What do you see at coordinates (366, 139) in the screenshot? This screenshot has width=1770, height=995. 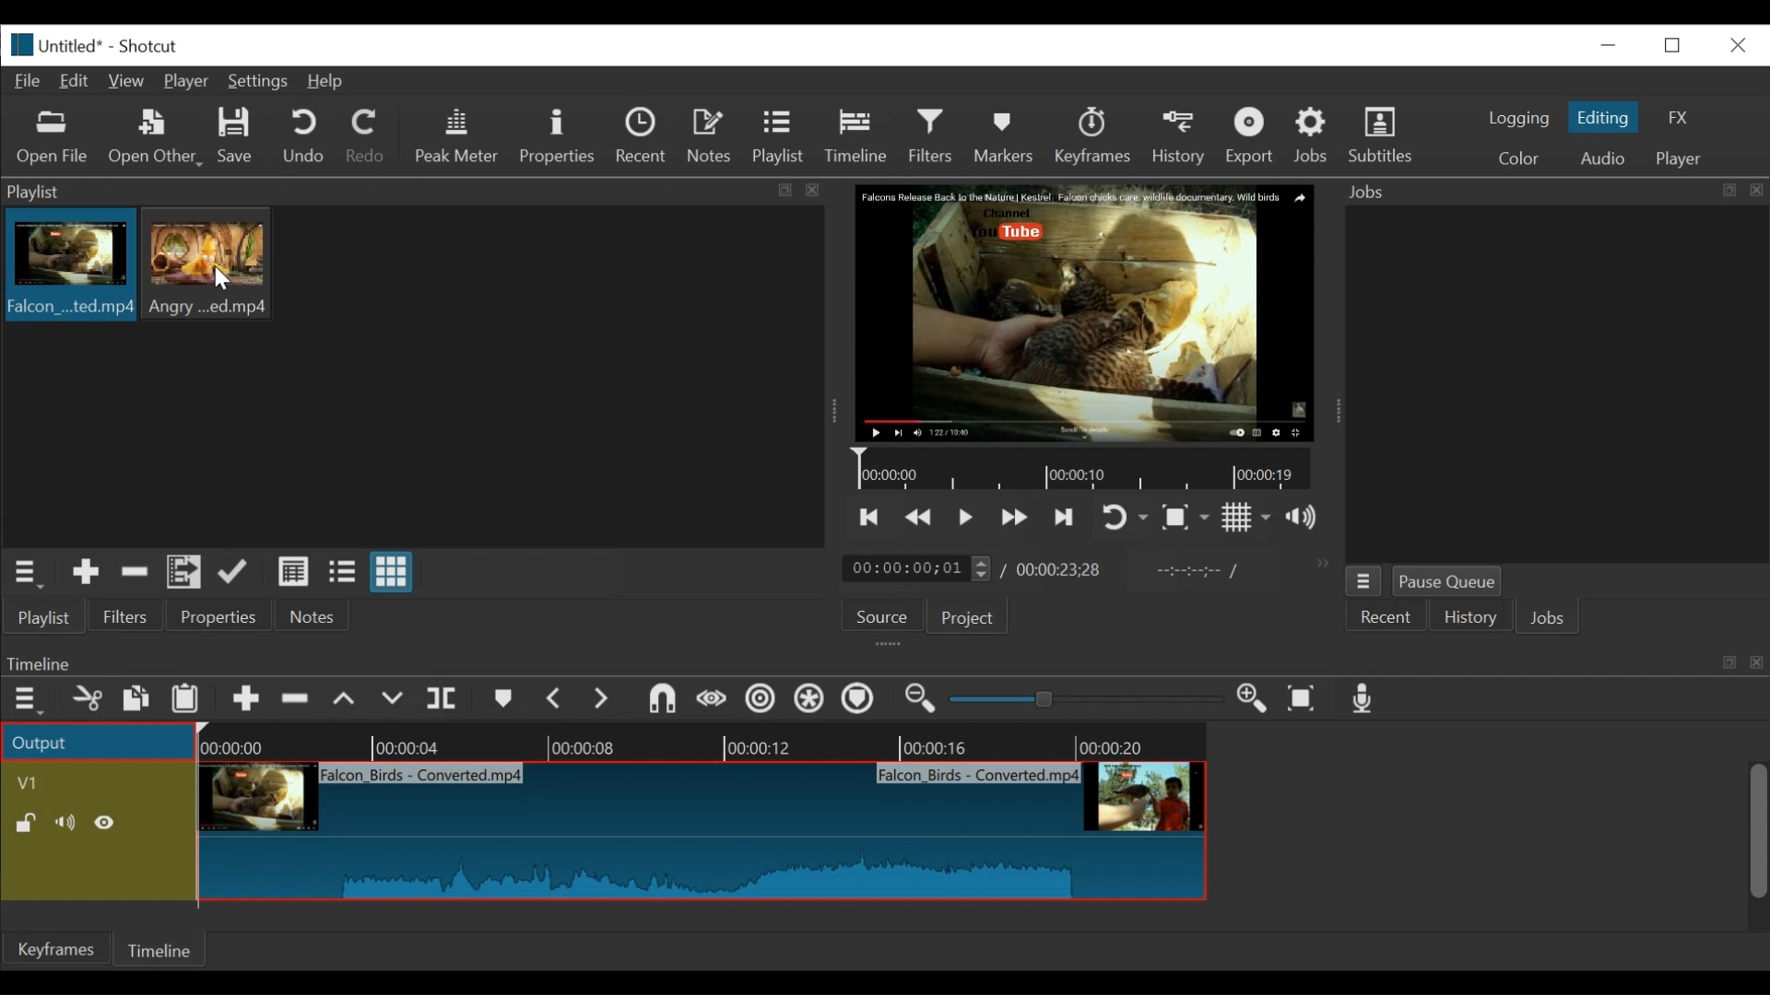 I see `Redo` at bounding box center [366, 139].